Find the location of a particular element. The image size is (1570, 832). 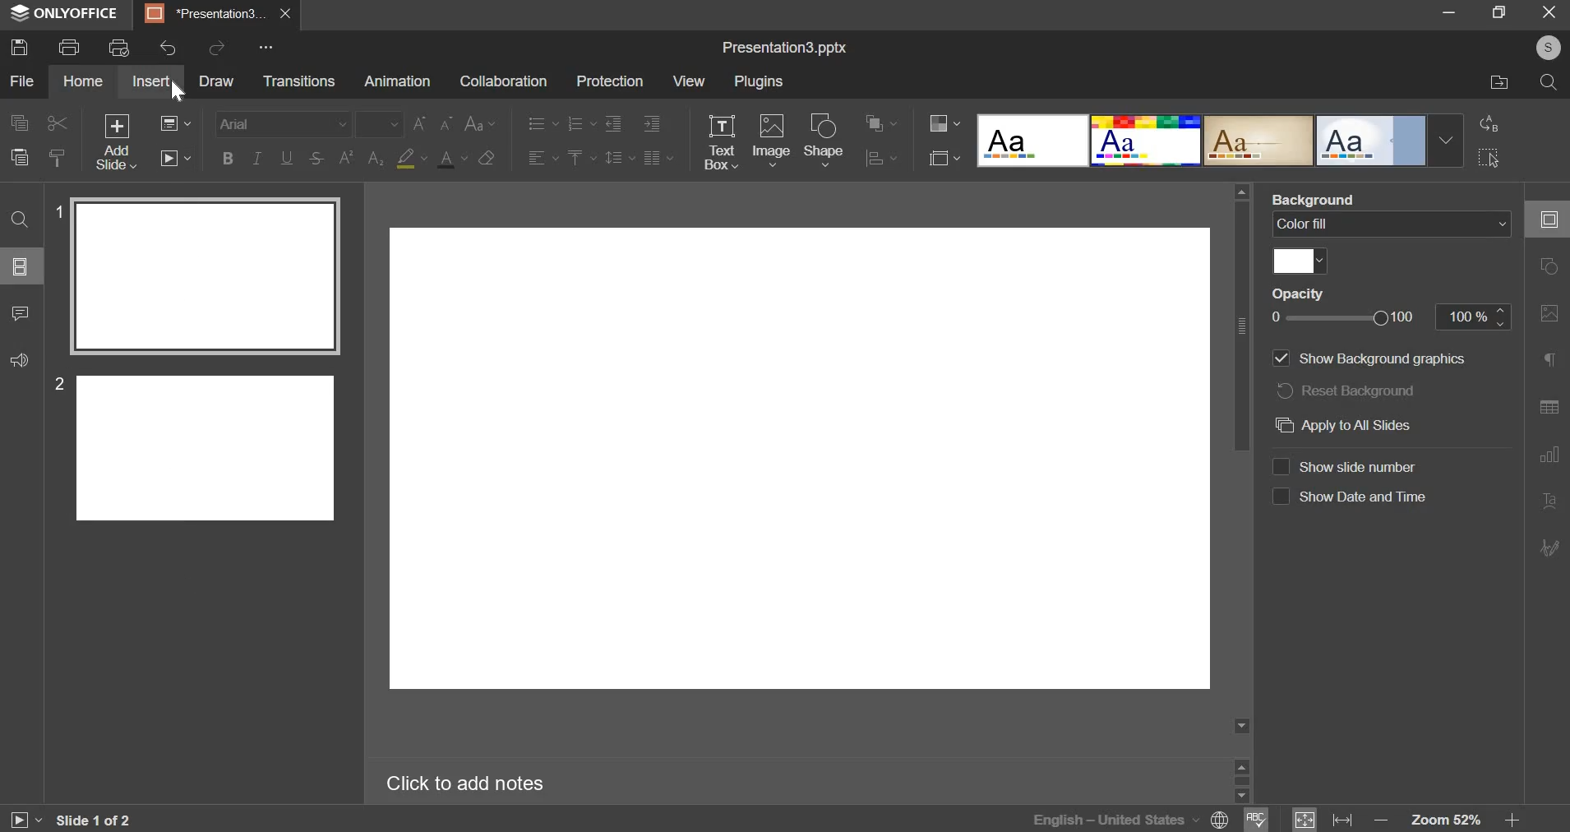

Scroll down is located at coordinates (1241, 726).